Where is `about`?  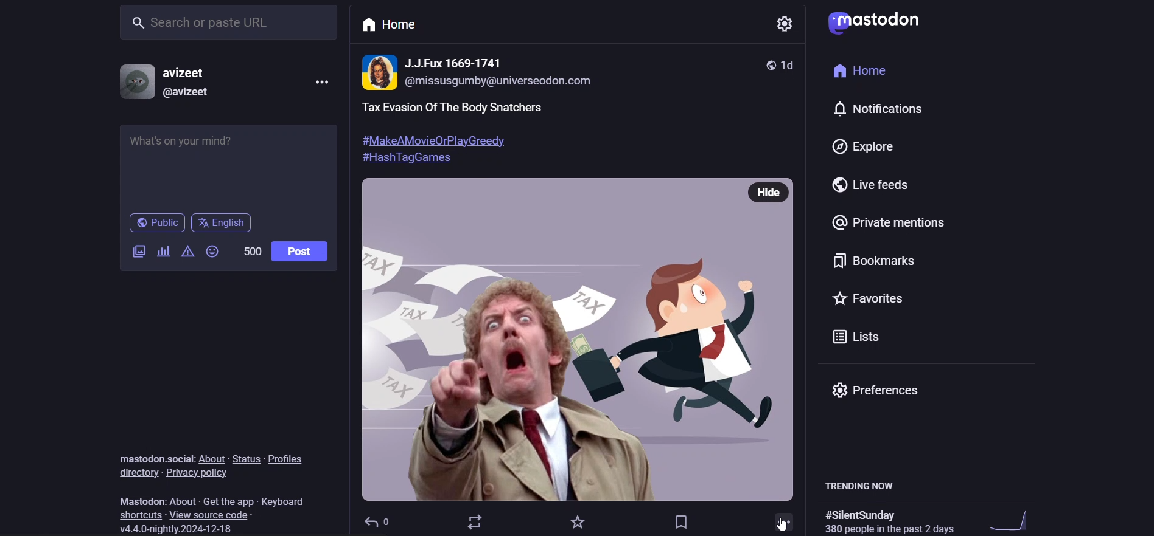 about is located at coordinates (186, 500).